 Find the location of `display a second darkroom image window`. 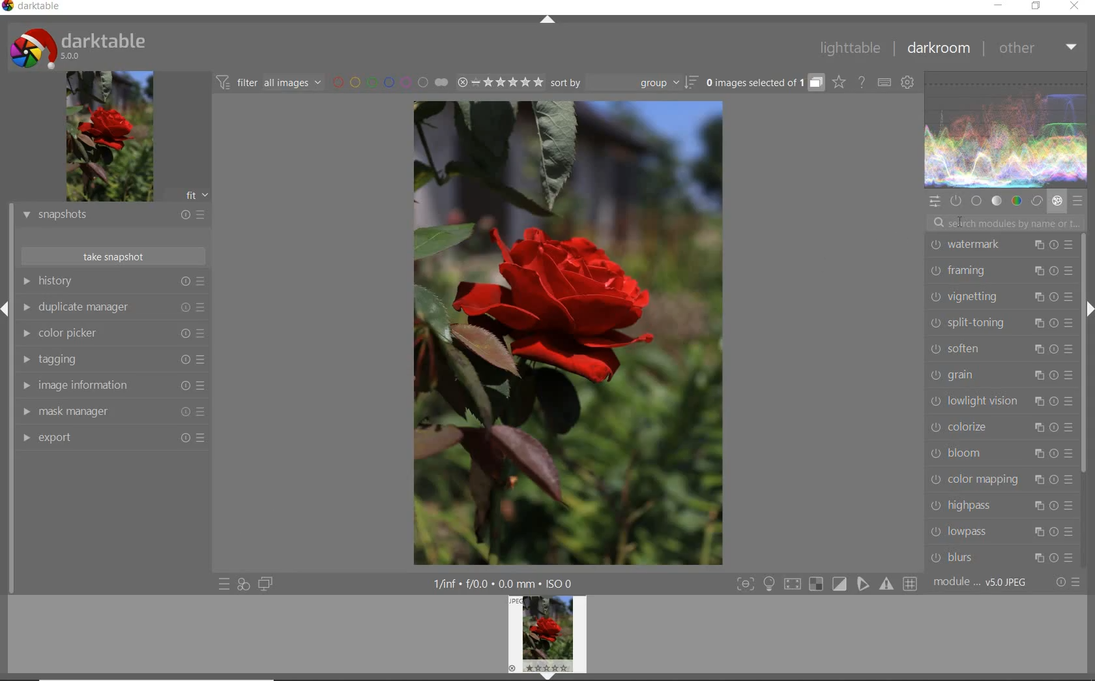

display a second darkroom image window is located at coordinates (265, 584).